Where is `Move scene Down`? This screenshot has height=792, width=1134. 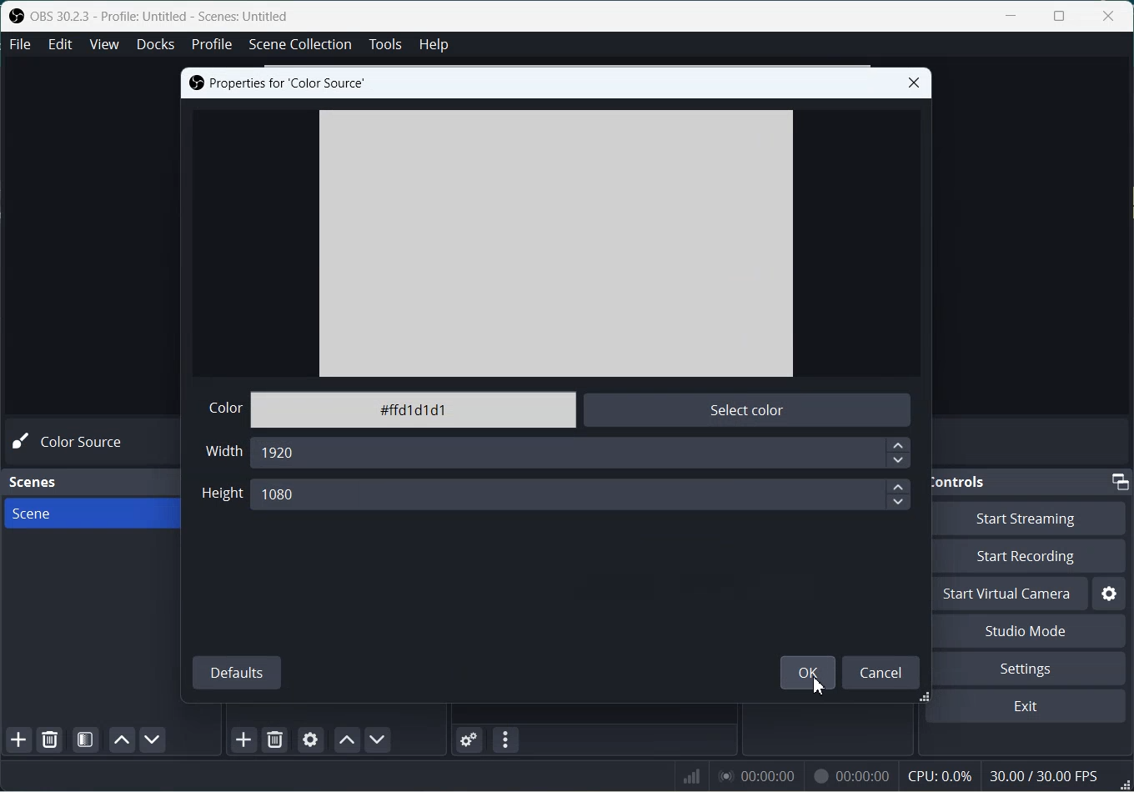 Move scene Down is located at coordinates (153, 739).